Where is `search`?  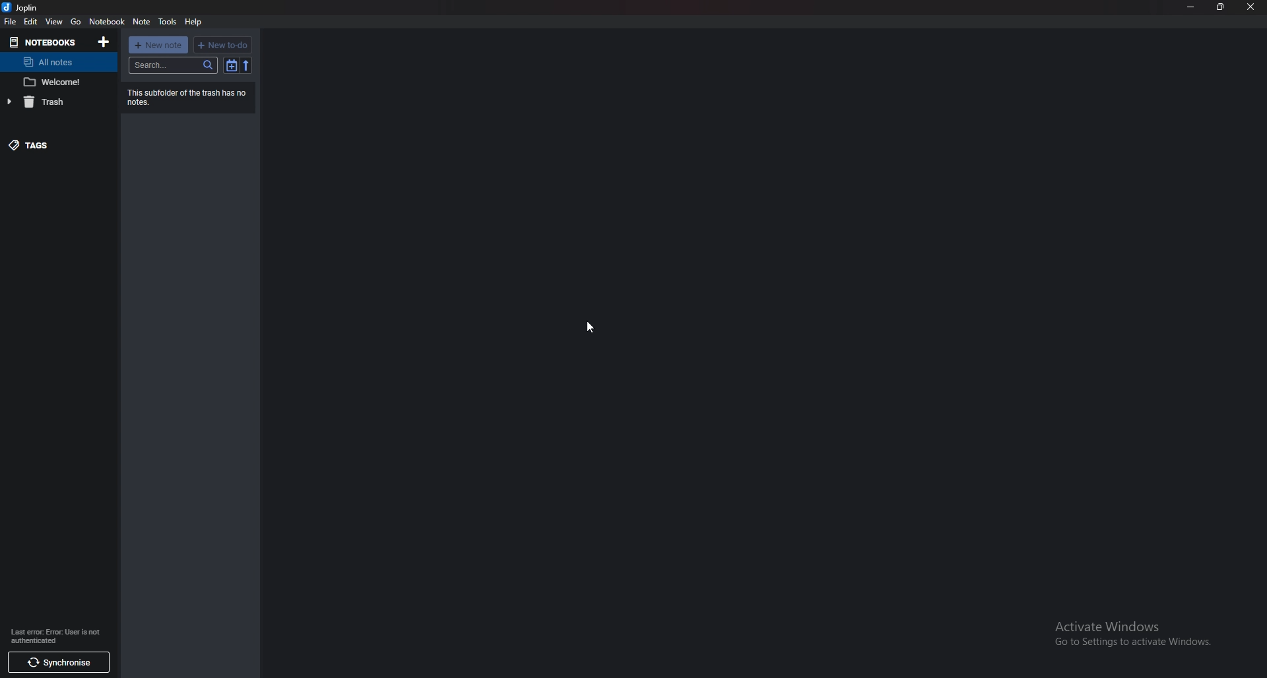
search is located at coordinates (174, 65).